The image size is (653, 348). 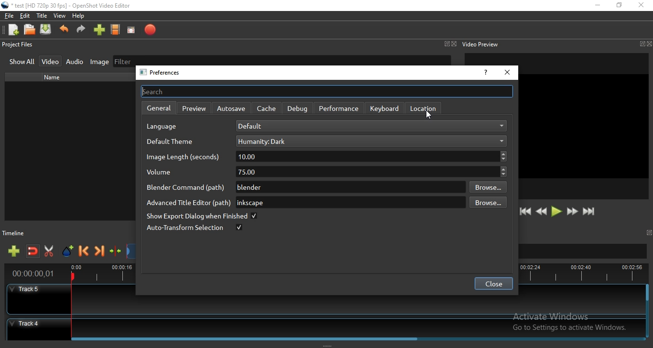 What do you see at coordinates (385, 108) in the screenshot?
I see `keyboard` at bounding box center [385, 108].